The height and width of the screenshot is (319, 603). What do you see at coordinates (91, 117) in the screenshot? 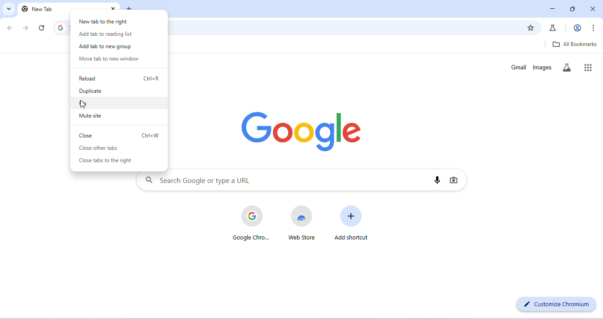
I see `mute site` at bounding box center [91, 117].